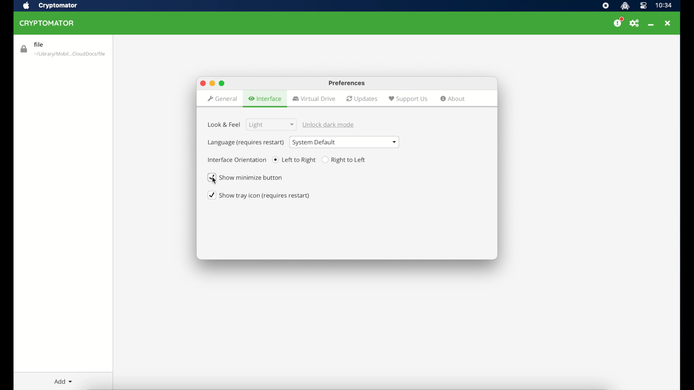 The image size is (694, 390). What do you see at coordinates (329, 125) in the screenshot?
I see `unlock dark mode` at bounding box center [329, 125].